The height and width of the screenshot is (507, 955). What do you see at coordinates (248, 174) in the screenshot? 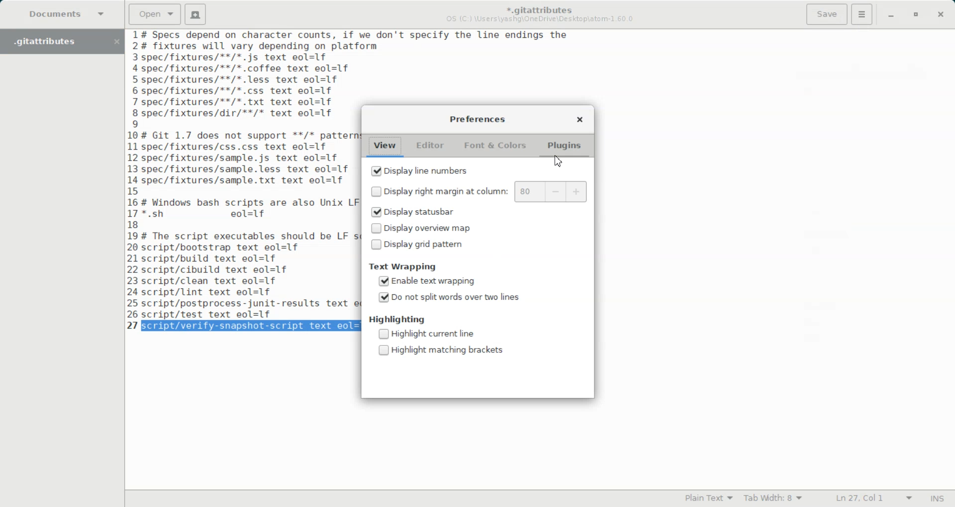
I see `# Specs depend on character counts, if we don't specify the line endings the
 # fixtures will vary depending on platform
 spec/fixtures/**/*.js text eol=1f
-spec/fixtures/**/*.coffee text eol=1f
 spec/fixtures/**/*.less text eol=1f
 spec/fixtures/**/*.css text eol=1f
'spec/fixtures/**/*. txt text eol=1f
 spec/fixtures/dir/**/* text eol=1f

| # Git 1.7 does not support **/* patterns
spec/fixtures/css.css text eol=1f
 spec/fixtures/sample.js text eol=1f
 spec/fixtures/sample.less text eol=1f
-spec/fixtures/sample.txt text eol=1f

;

 # Windows bash scripts are also Unix LF endings
'*.sh eol=1f

 # The script executables should be LF so they can be edited on Windows
 script/bootstrap text eol=1f

script/build text eol=1f

script/cibuild text eol=1f

 script/clean text eol=1f

script/lint text eol=1f
 script/postprocess-junit-results text eol=1f
 script/test text eol=1f` at bounding box center [248, 174].